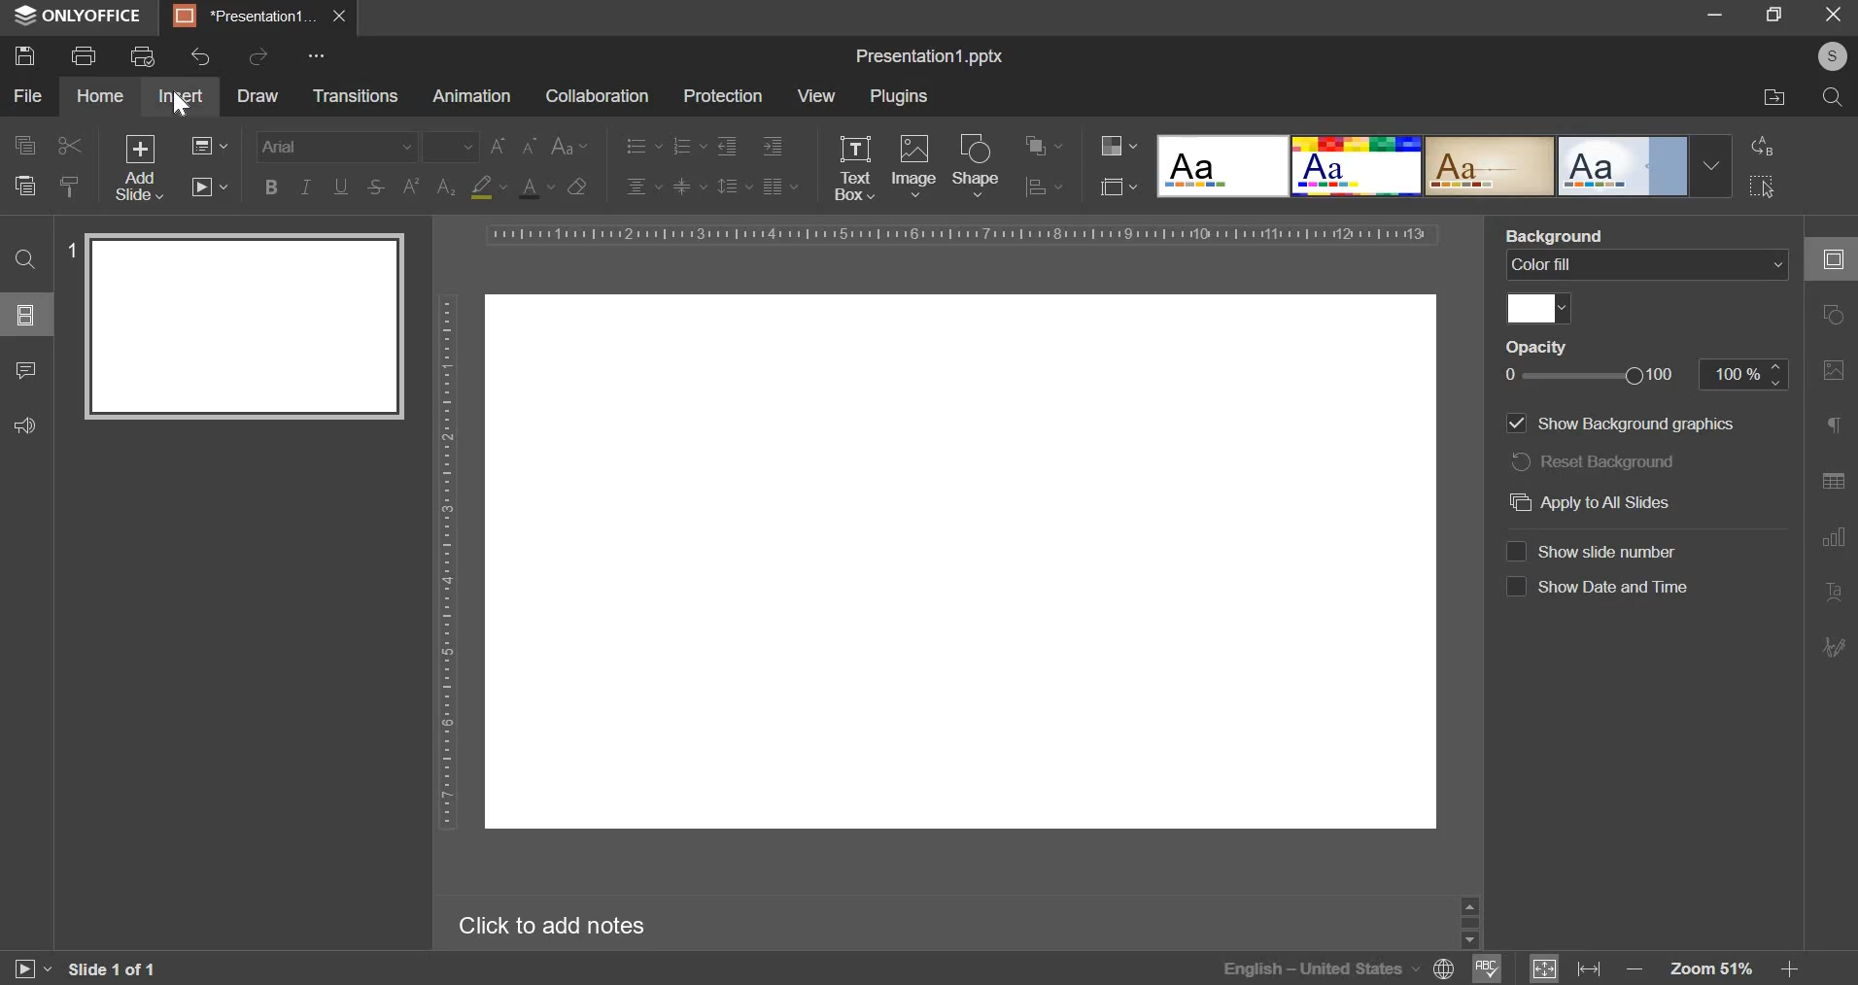 This screenshot has height=985, width=1858. What do you see at coordinates (455, 147) in the screenshot?
I see `enter font size` at bounding box center [455, 147].